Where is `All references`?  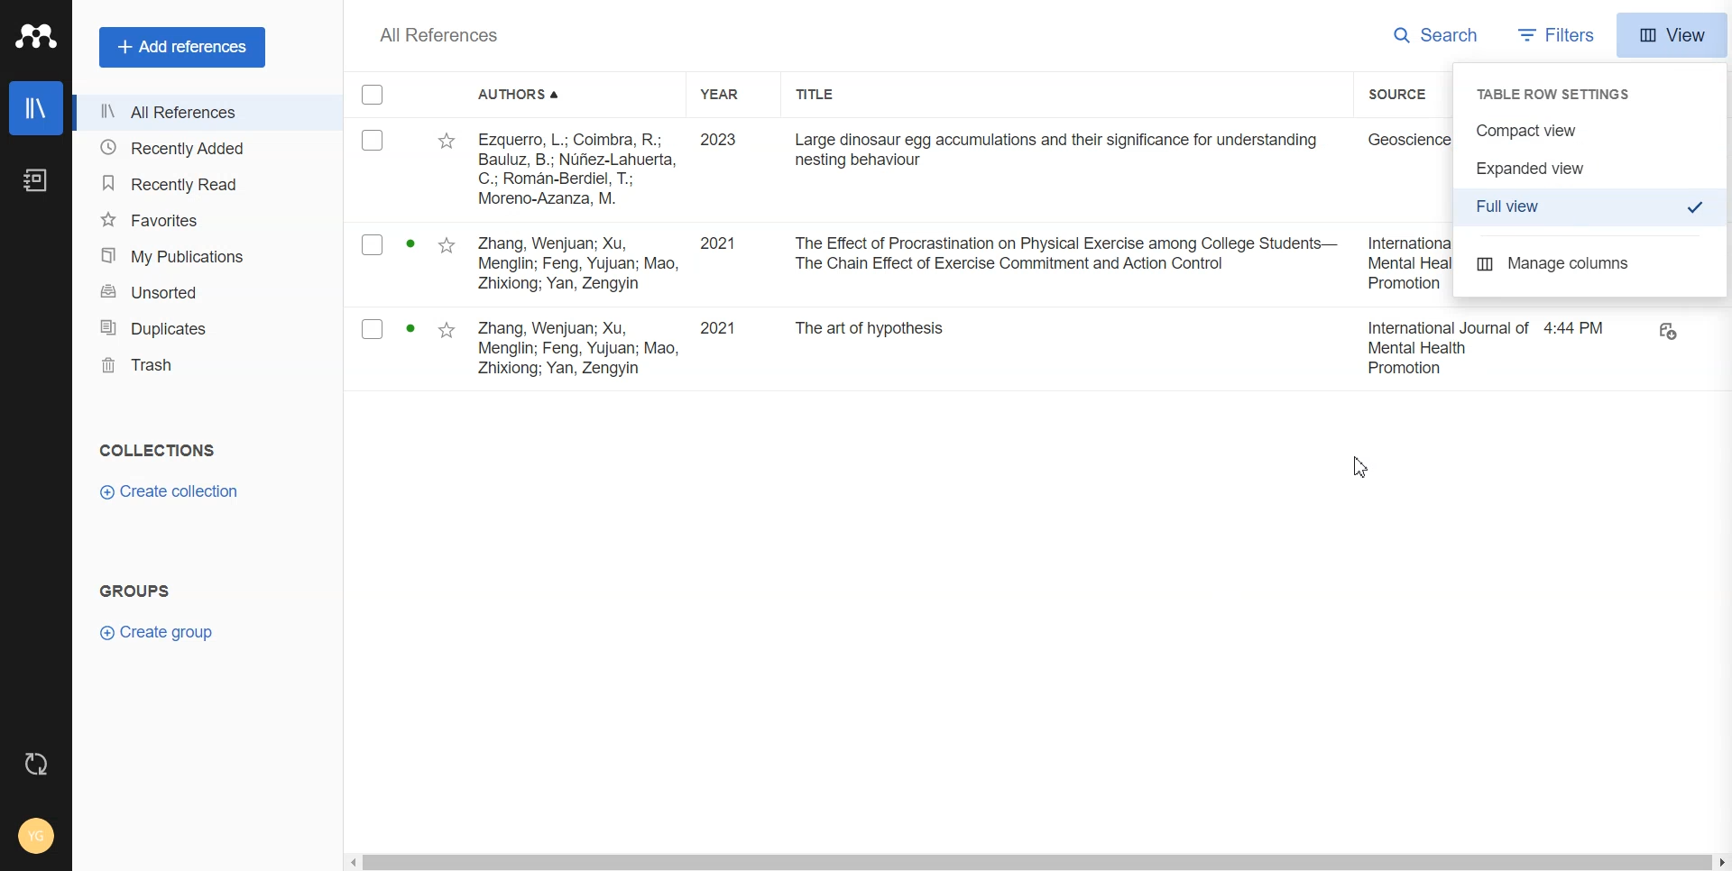
All references is located at coordinates (189, 112).